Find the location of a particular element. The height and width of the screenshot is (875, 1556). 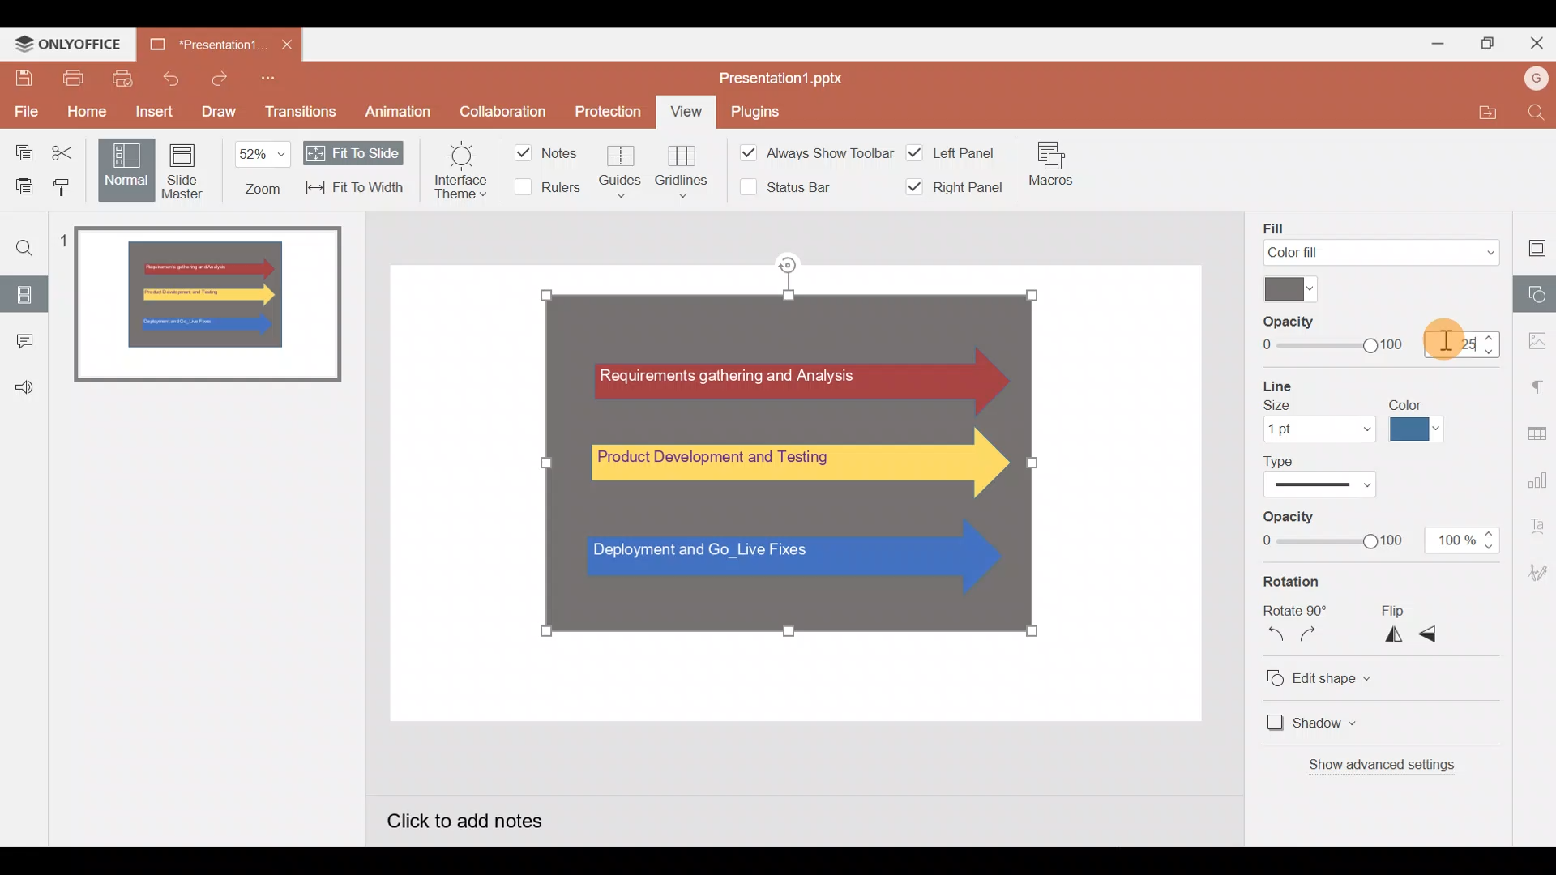

Macros is located at coordinates (1052, 164).